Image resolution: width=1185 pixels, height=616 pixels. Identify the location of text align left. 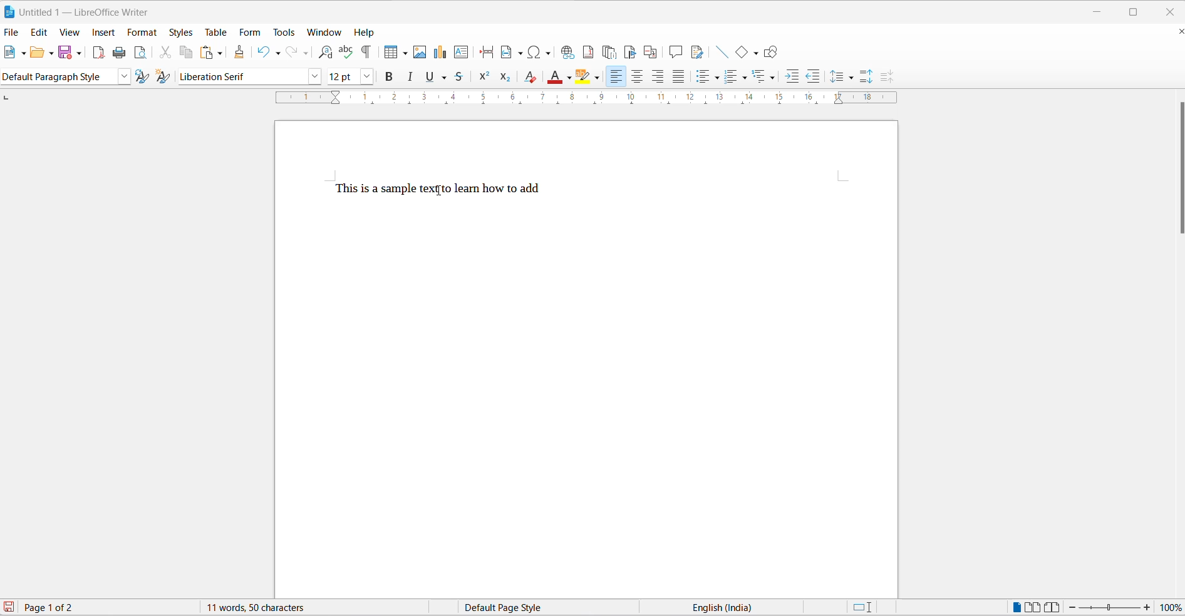
(659, 76).